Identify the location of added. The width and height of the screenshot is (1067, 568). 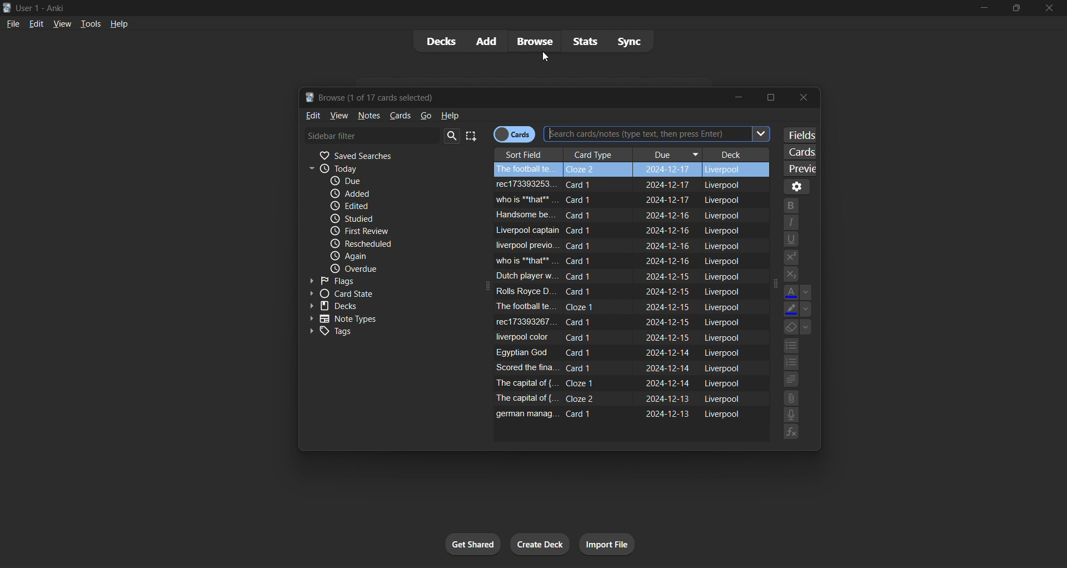
(388, 192).